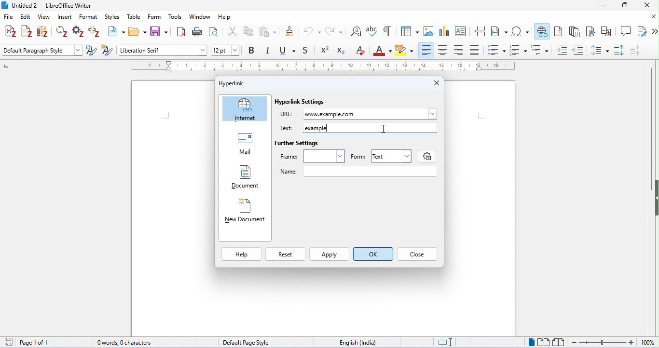 The width and height of the screenshot is (659, 348). Describe the element at coordinates (288, 51) in the screenshot. I see `underline` at that location.